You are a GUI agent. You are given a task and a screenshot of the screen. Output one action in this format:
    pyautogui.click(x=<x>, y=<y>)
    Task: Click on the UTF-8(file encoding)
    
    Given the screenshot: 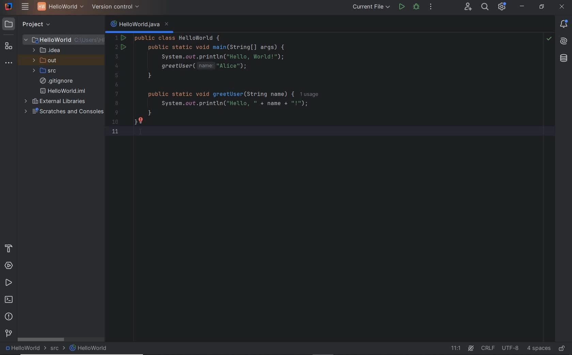 What is the action you would take?
    pyautogui.click(x=512, y=348)
    